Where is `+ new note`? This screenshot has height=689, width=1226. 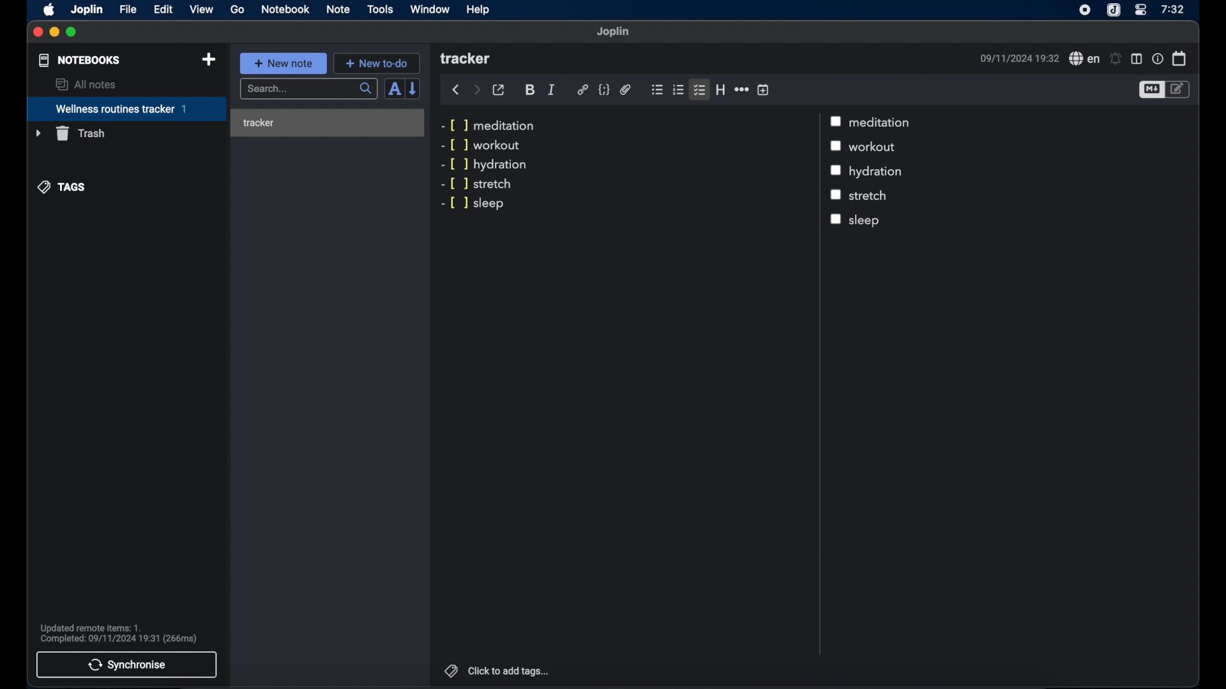 + new note is located at coordinates (284, 63).